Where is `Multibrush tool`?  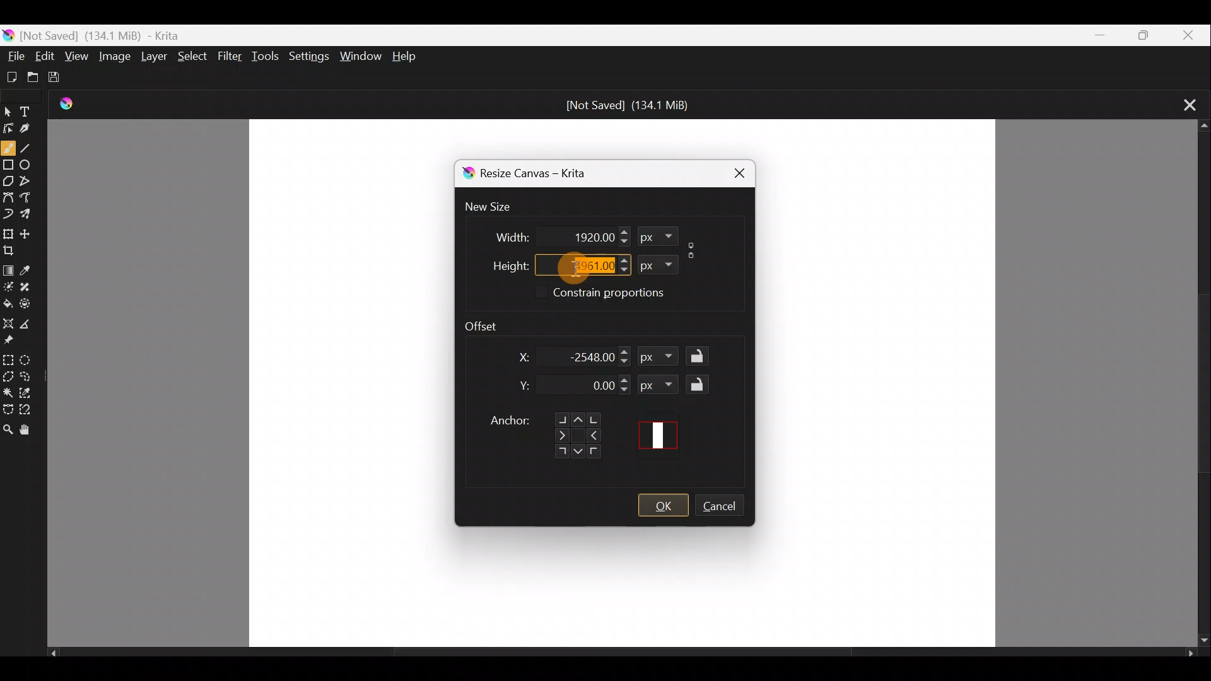 Multibrush tool is located at coordinates (32, 216).